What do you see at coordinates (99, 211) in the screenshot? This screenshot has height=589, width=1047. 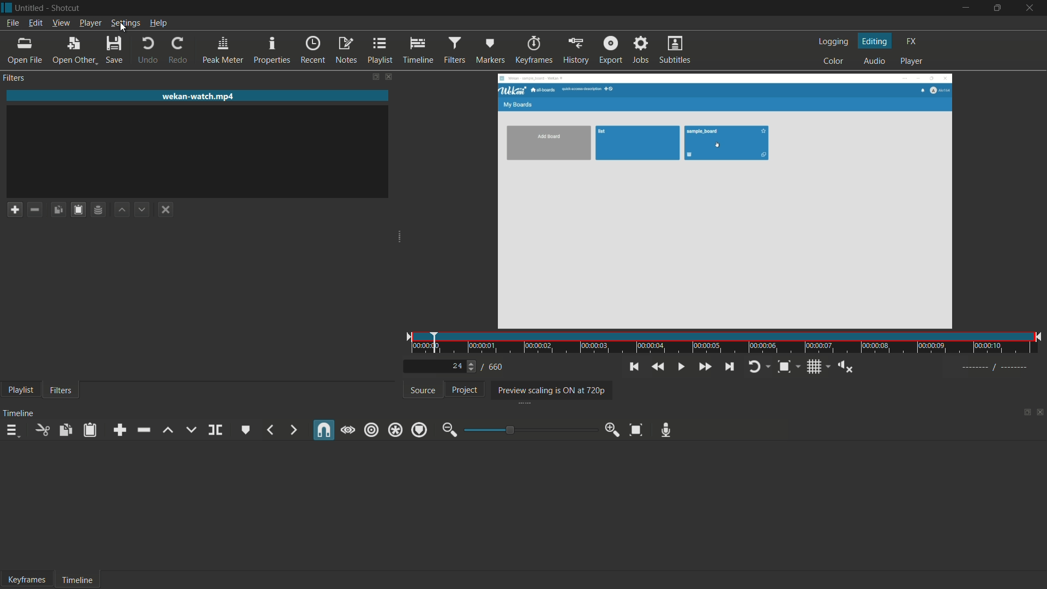 I see `save filter set` at bounding box center [99, 211].